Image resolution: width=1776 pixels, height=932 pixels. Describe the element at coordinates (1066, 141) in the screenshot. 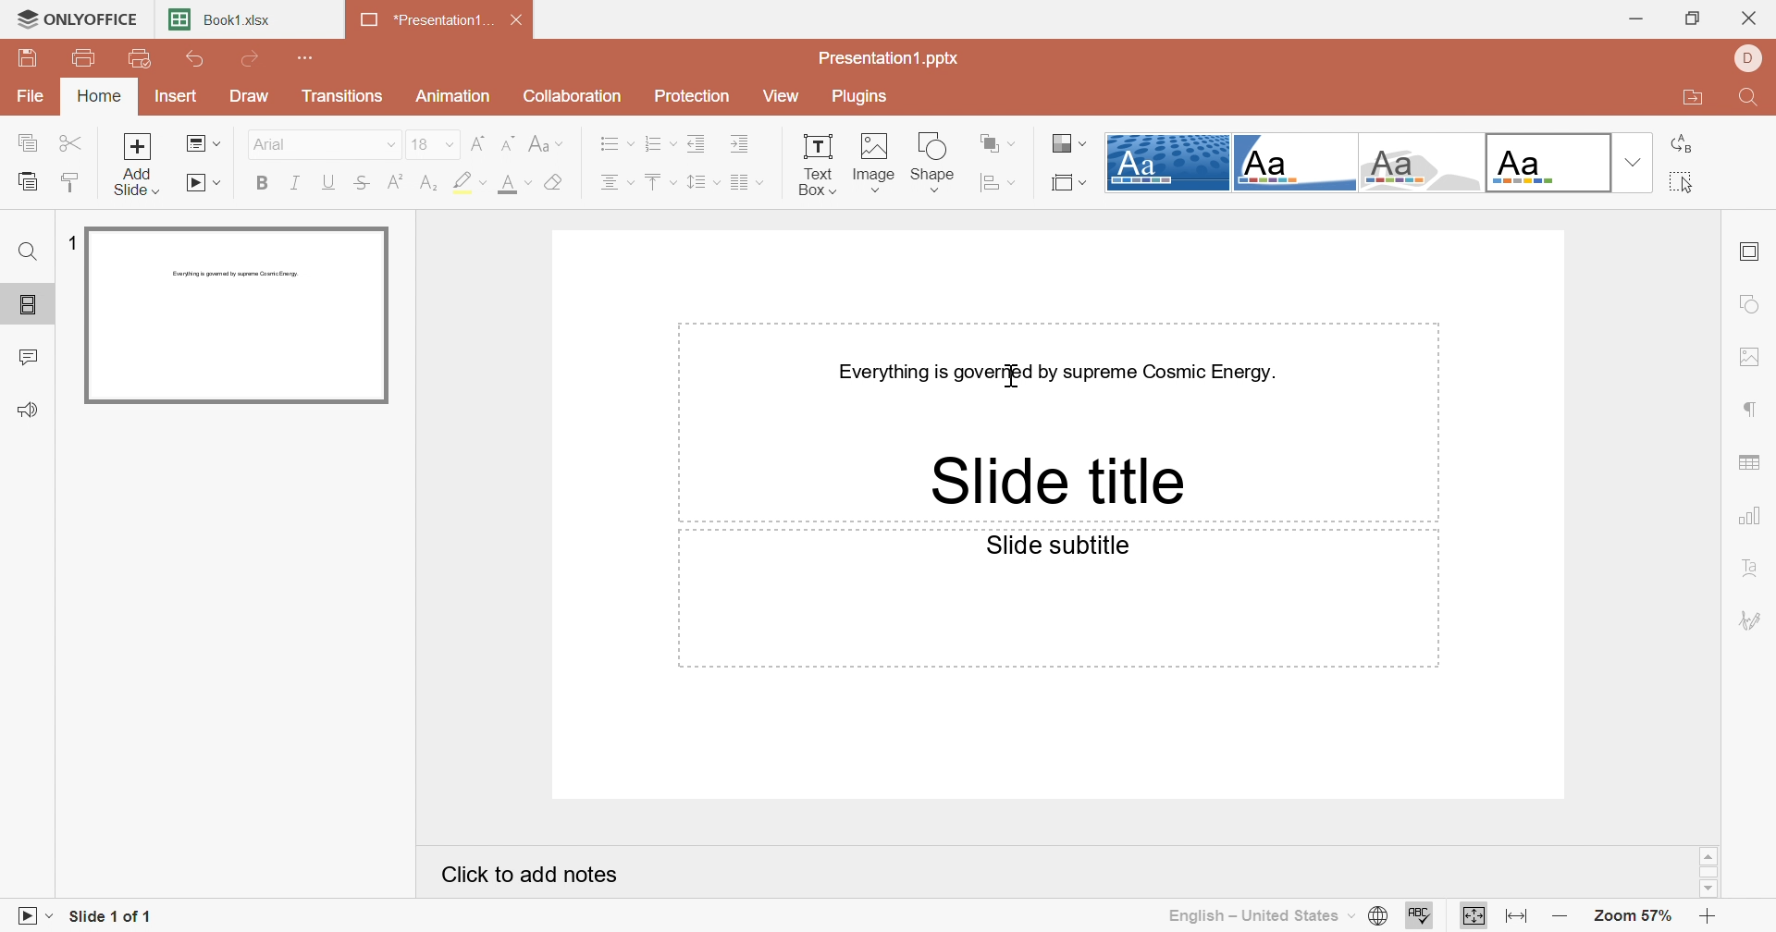

I see `Change color theme` at that location.